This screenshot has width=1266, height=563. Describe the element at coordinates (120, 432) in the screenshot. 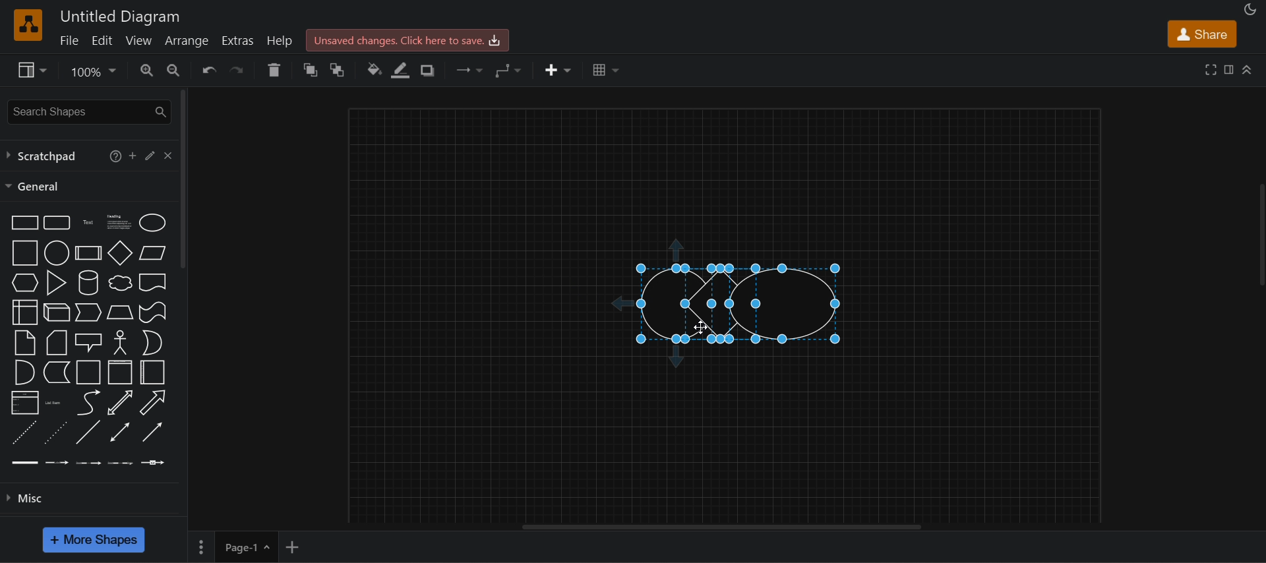

I see `Bidirectional connector` at that location.